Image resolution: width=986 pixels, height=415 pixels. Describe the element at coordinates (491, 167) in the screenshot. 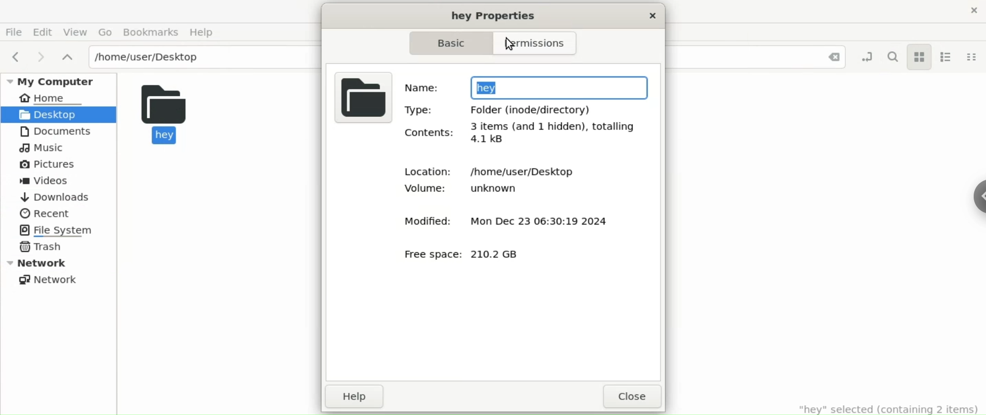

I see `Location: /home/user/Desktop` at that location.